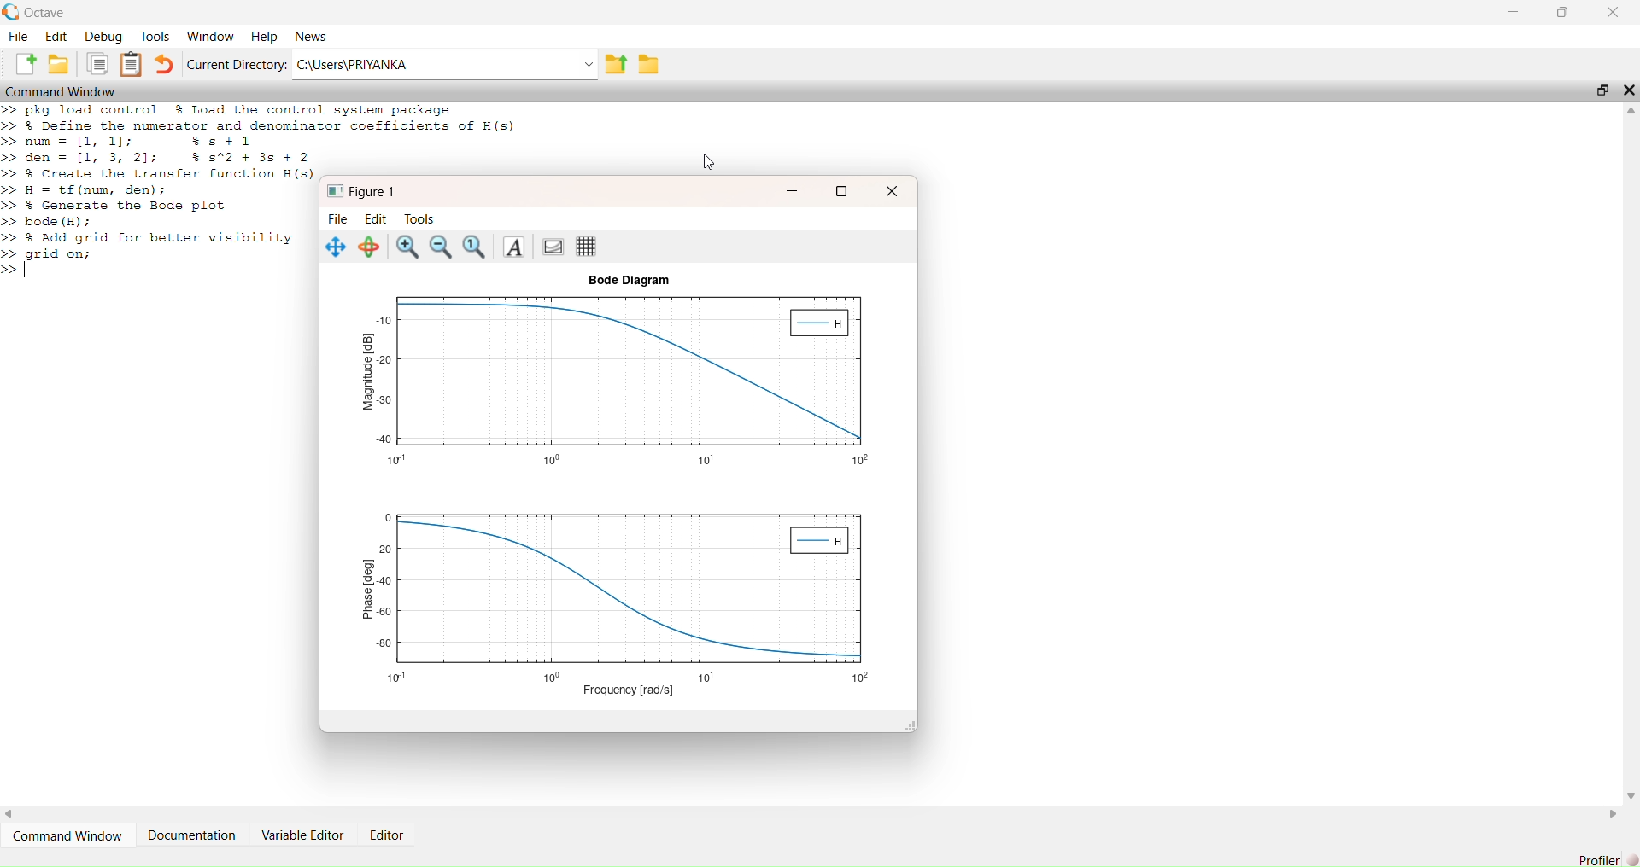 The height and width of the screenshot is (867, 1640). What do you see at coordinates (339, 219) in the screenshot?
I see `File` at bounding box center [339, 219].